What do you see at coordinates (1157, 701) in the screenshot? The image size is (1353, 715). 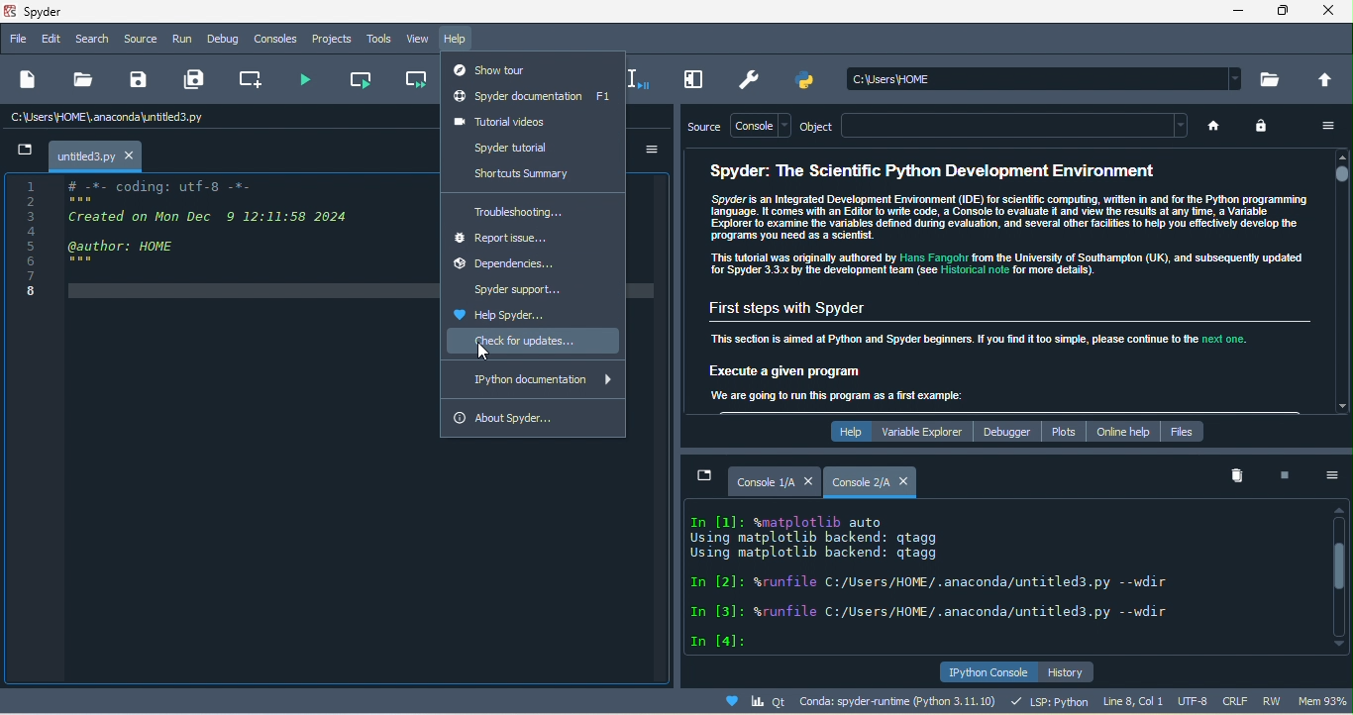 I see `line 8, col 1, utf 8` at bounding box center [1157, 701].